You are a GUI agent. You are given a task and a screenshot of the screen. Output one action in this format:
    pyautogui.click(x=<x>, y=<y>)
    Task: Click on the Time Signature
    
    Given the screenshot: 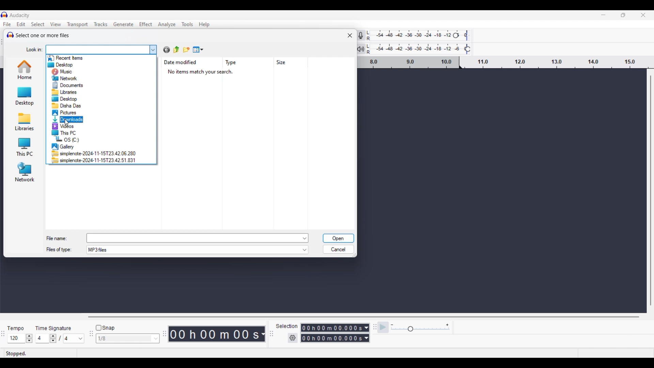 What is the action you would take?
    pyautogui.click(x=55, y=327)
    